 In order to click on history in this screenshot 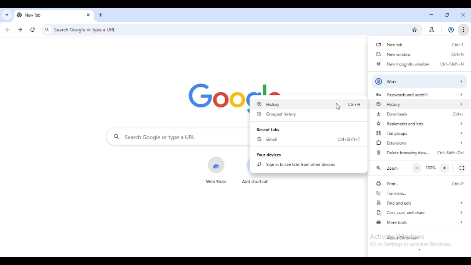, I will do `click(418, 104)`.